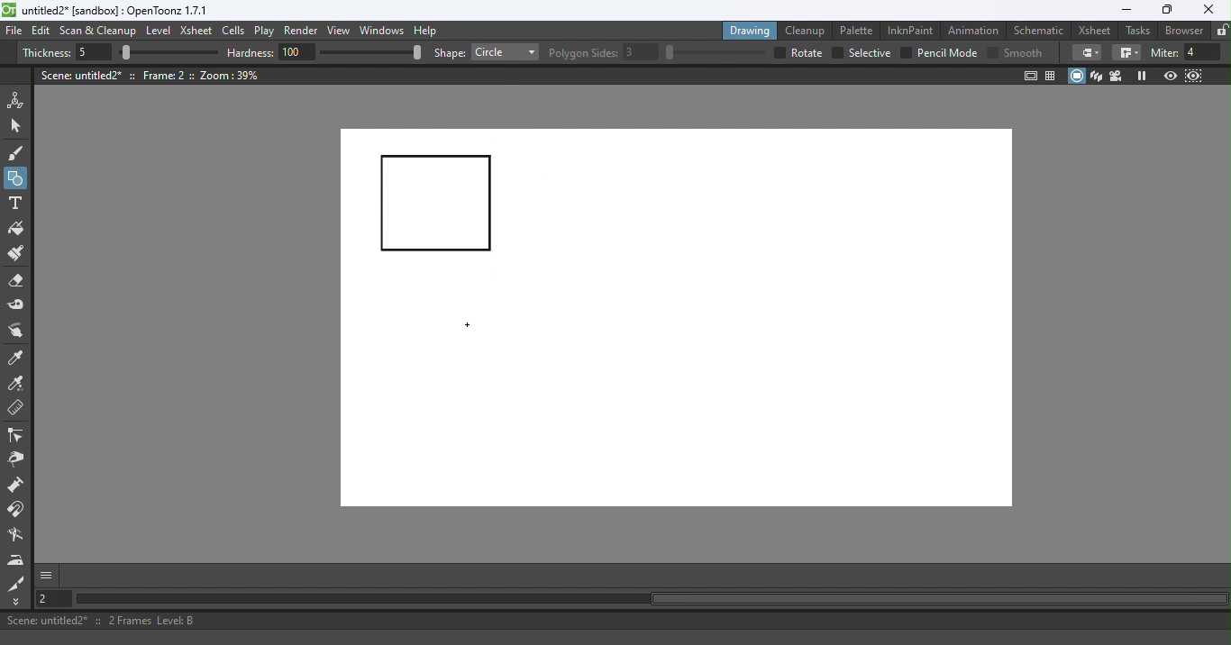 Image resolution: width=1231 pixels, height=645 pixels. What do you see at coordinates (906, 52) in the screenshot?
I see `checkbox` at bounding box center [906, 52].